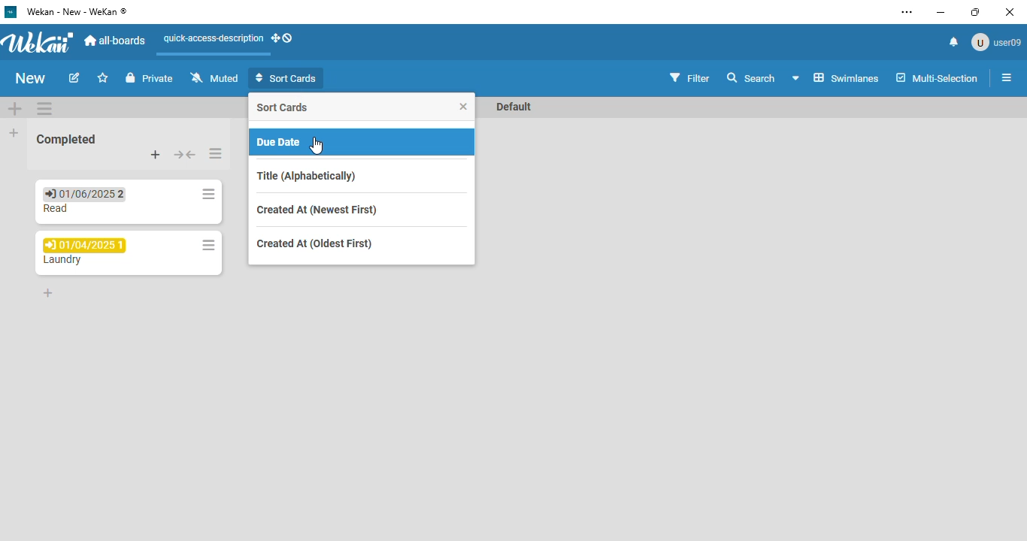 Image resolution: width=1027 pixels, height=541 pixels. What do you see at coordinates (1010, 12) in the screenshot?
I see `close` at bounding box center [1010, 12].